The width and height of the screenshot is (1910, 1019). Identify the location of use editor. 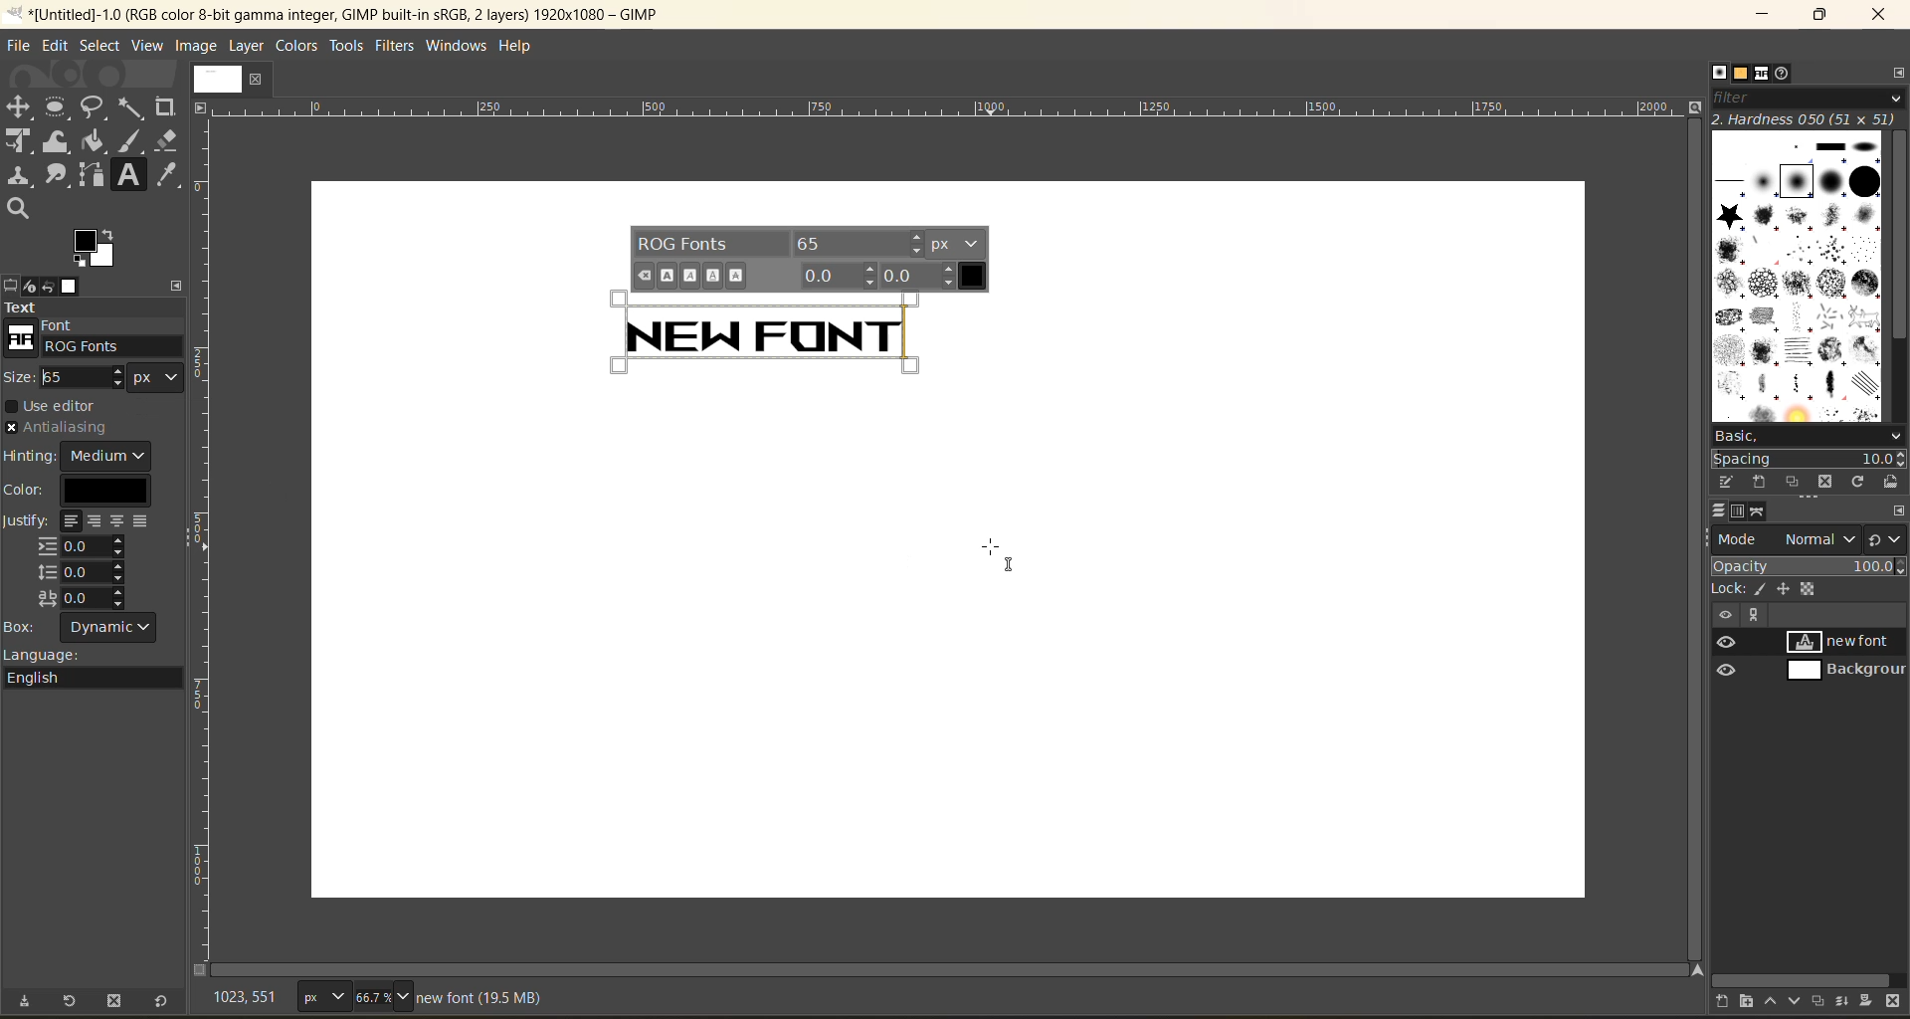
(59, 407).